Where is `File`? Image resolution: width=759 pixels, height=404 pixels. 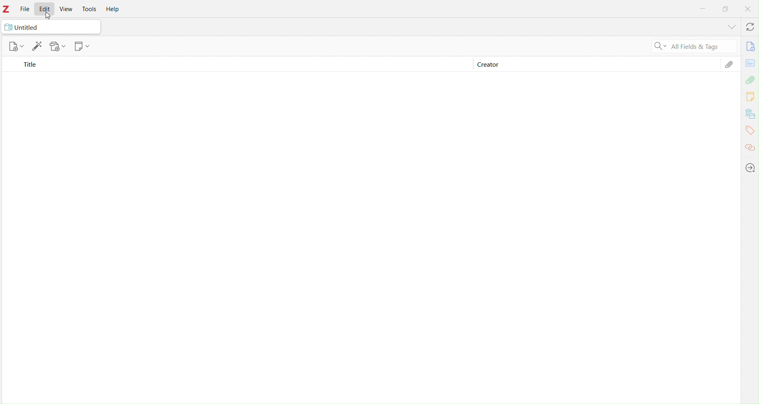 File is located at coordinates (24, 10).